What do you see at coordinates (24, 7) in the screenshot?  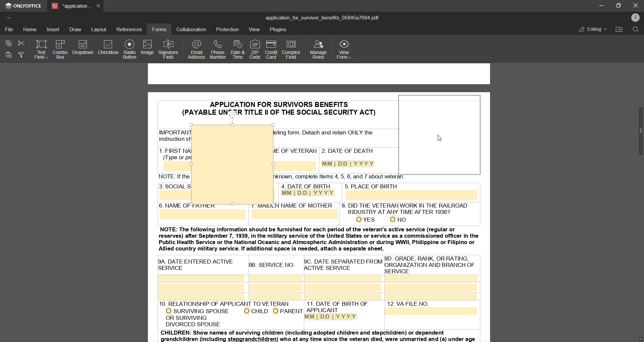 I see `onlyoffice` at bounding box center [24, 7].